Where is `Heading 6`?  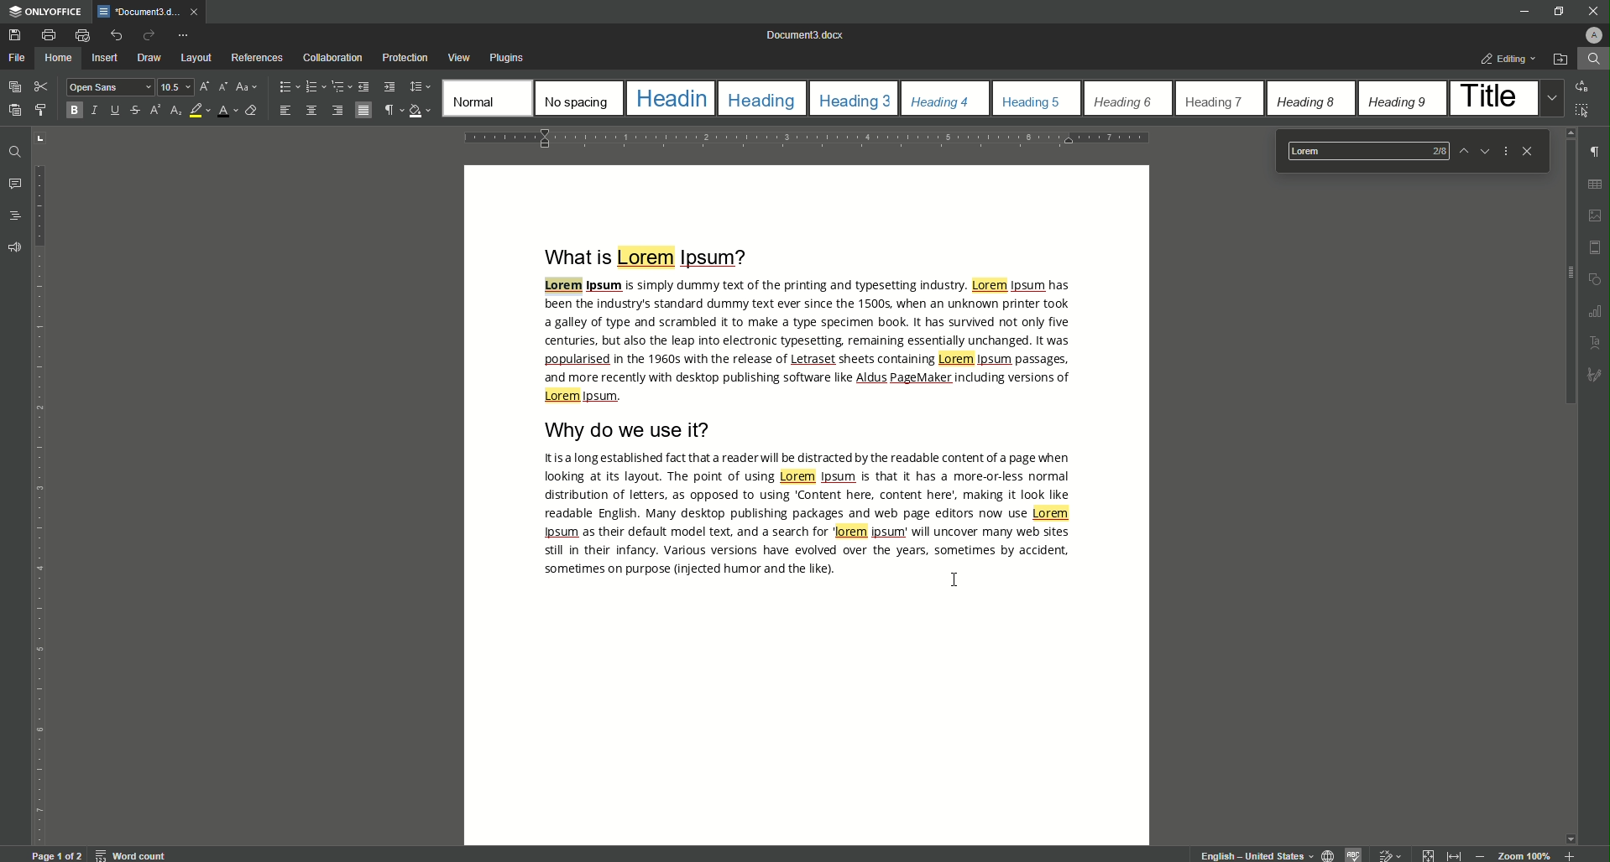
Heading 6 is located at coordinates (1123, 101).